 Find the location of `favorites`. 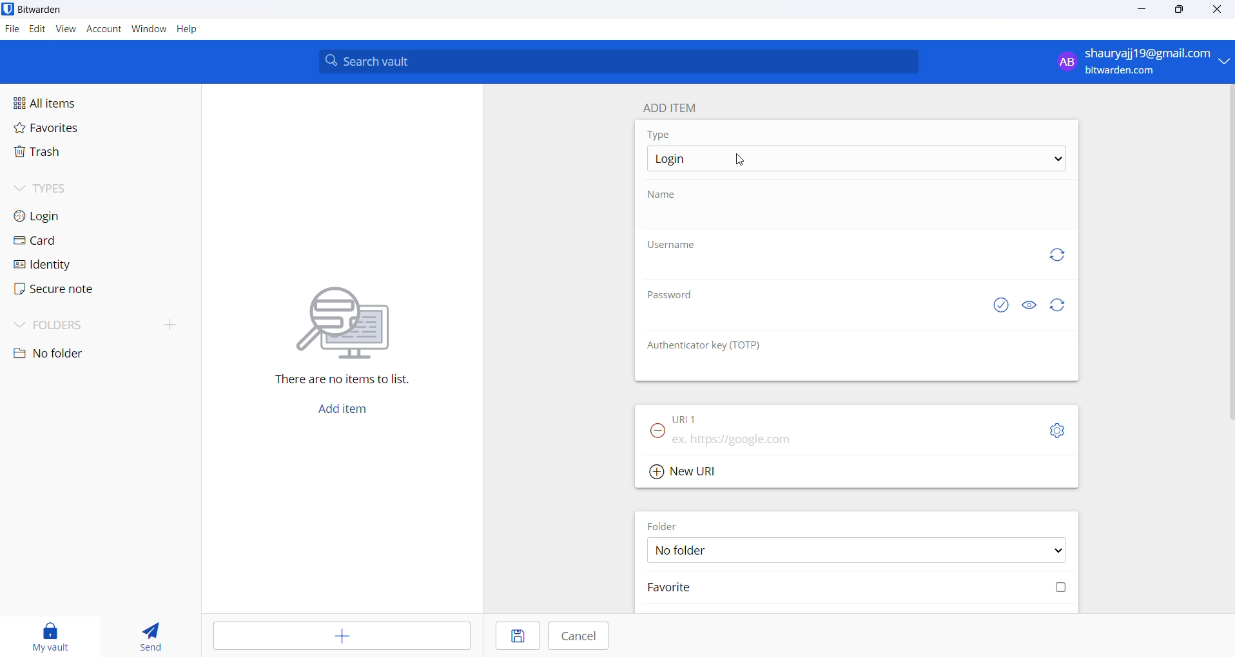

favorites is located at coordinates (66, 129).